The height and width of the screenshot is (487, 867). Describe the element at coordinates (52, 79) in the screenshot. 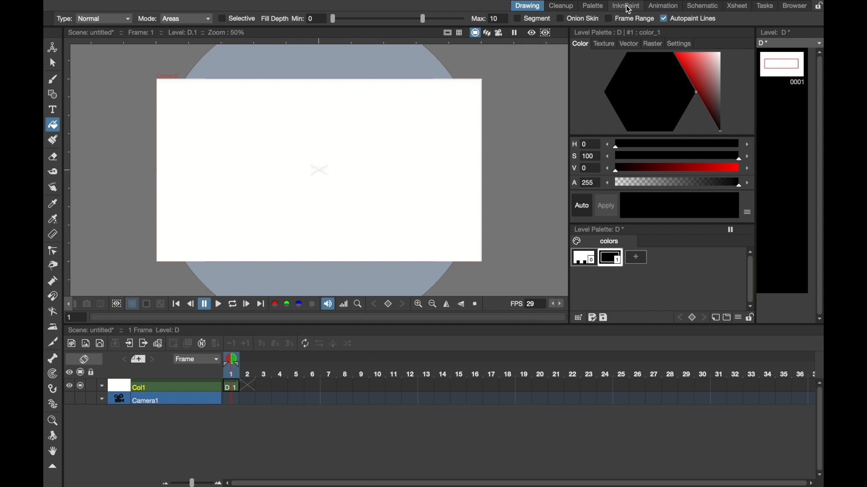

I see `paint brush tool` at that location.